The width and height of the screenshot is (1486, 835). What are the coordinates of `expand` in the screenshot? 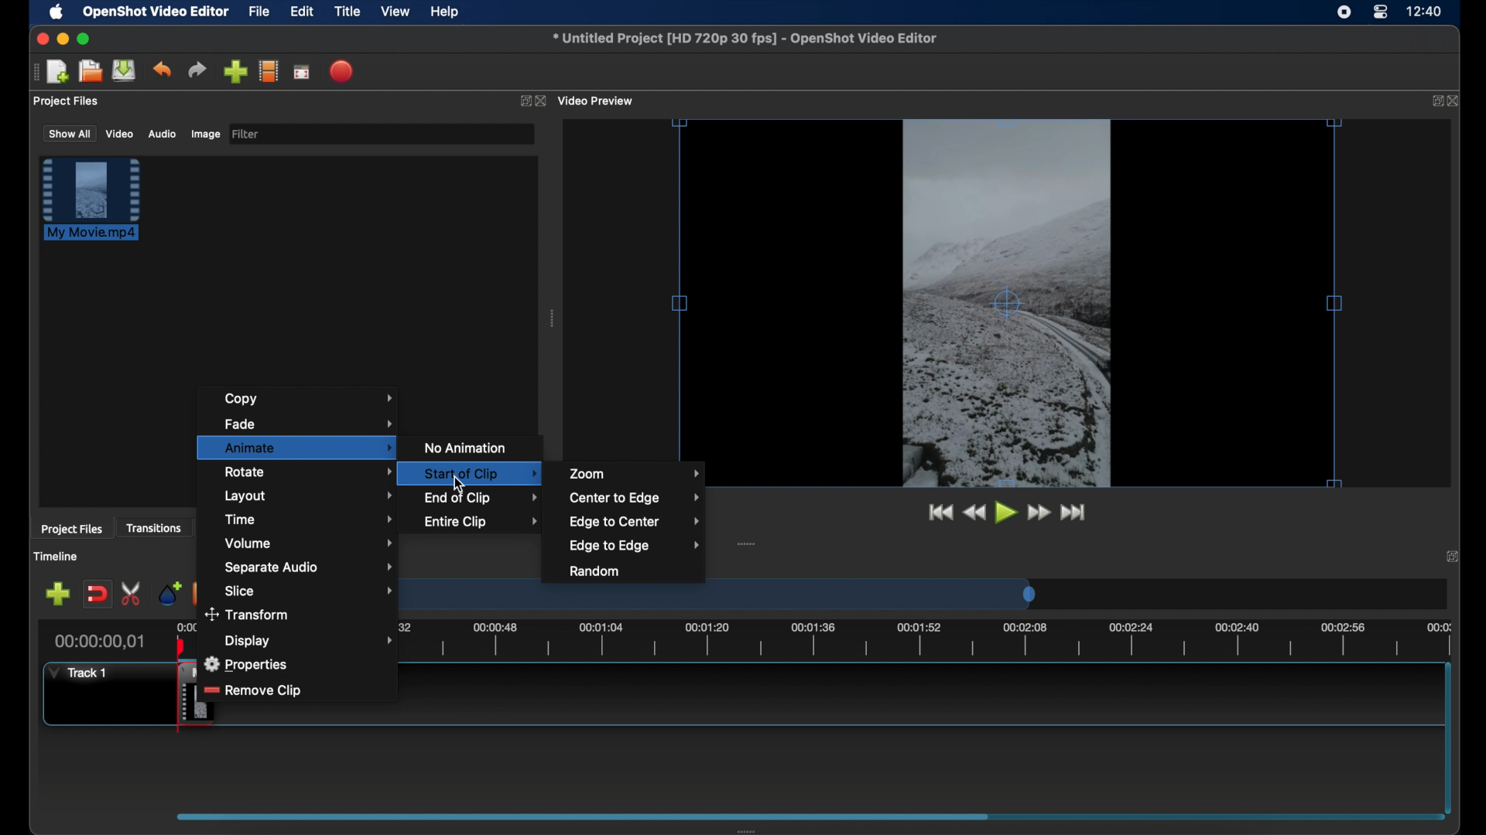 It's located at (1434, 101).